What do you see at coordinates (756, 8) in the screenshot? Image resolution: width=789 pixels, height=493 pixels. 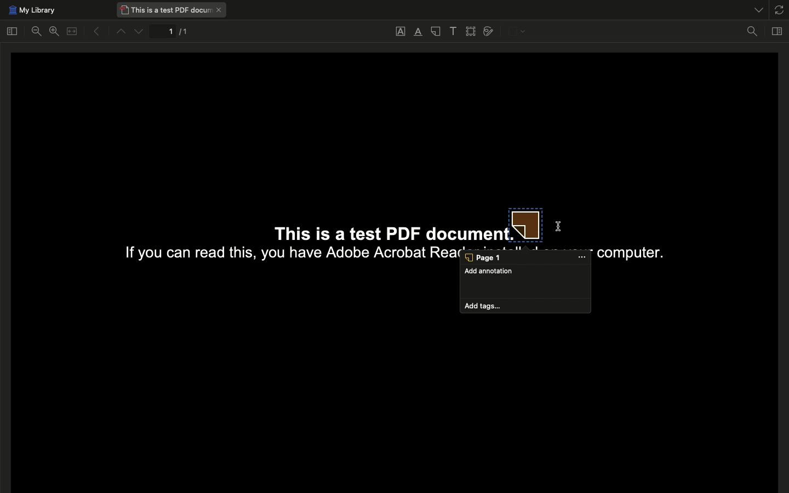 I see `List all tabs` at bounding box center [756, 8].